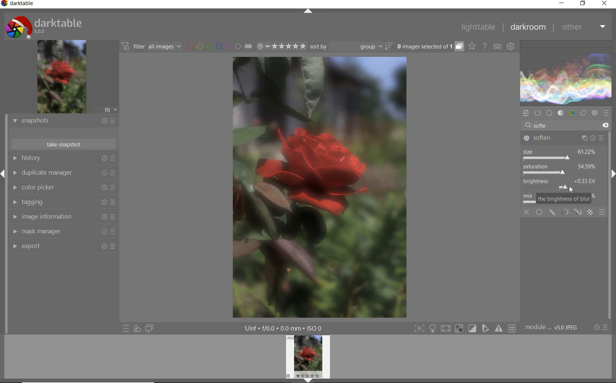 This screenshot has width=616, height=383. I want to click on base, so click(549, 113).